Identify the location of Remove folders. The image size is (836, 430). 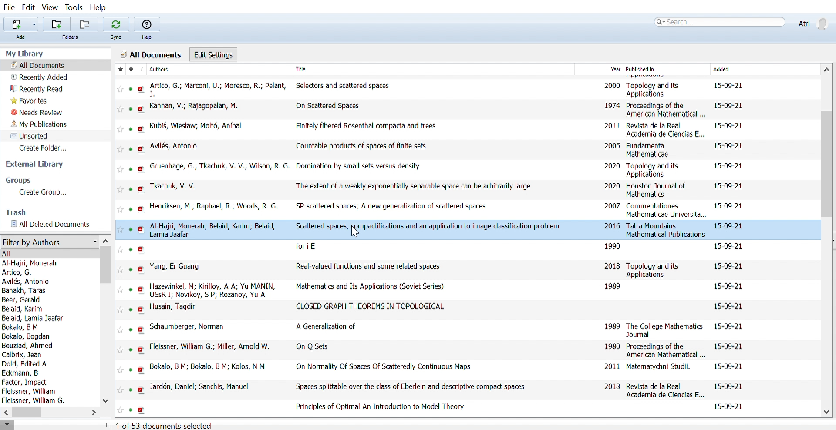
(84, 24).